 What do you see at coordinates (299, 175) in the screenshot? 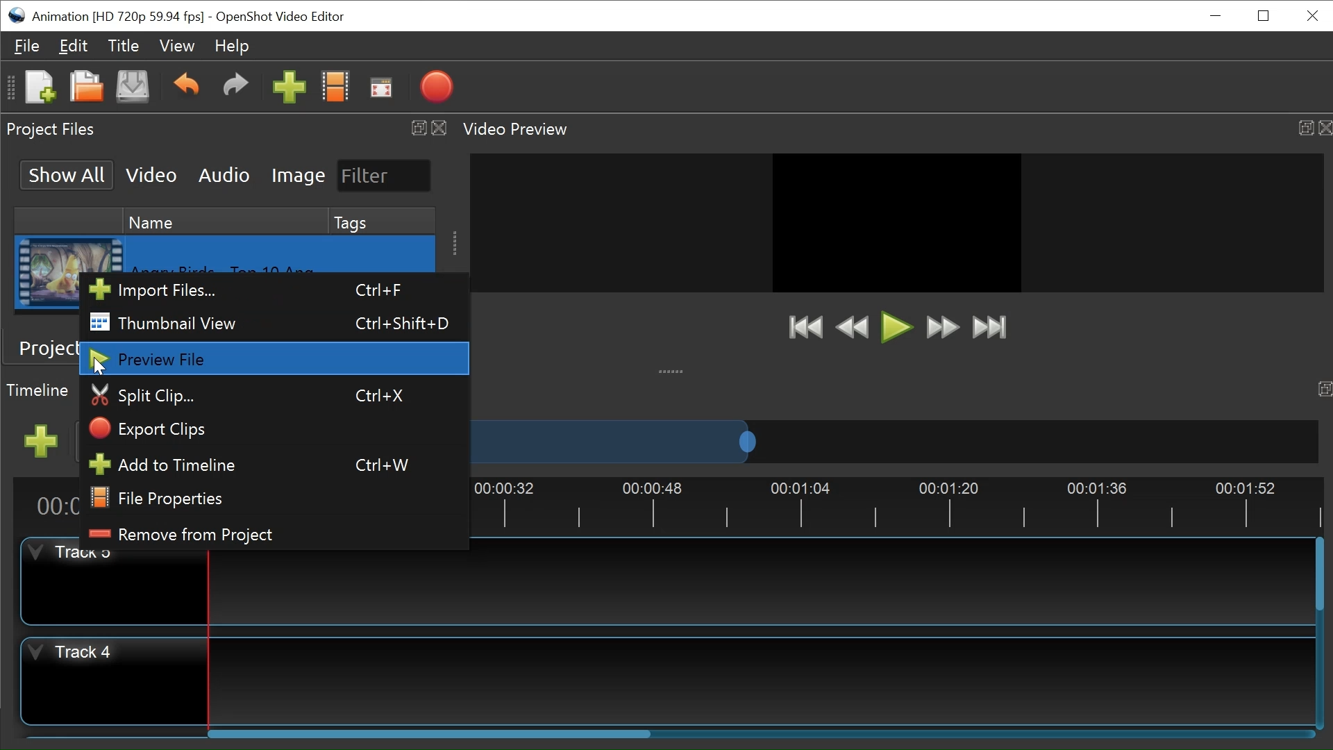
I see `Image` at bounding box center [299, 175].